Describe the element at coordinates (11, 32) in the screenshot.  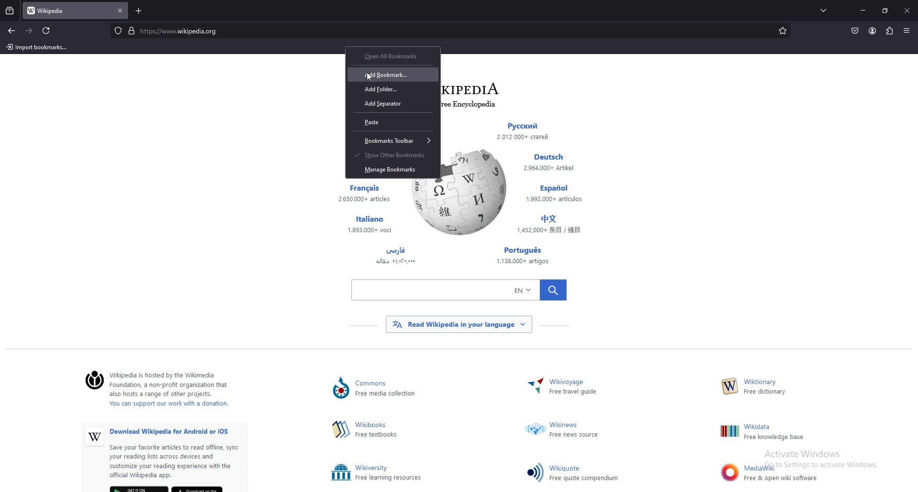
I see `backward` at that location.